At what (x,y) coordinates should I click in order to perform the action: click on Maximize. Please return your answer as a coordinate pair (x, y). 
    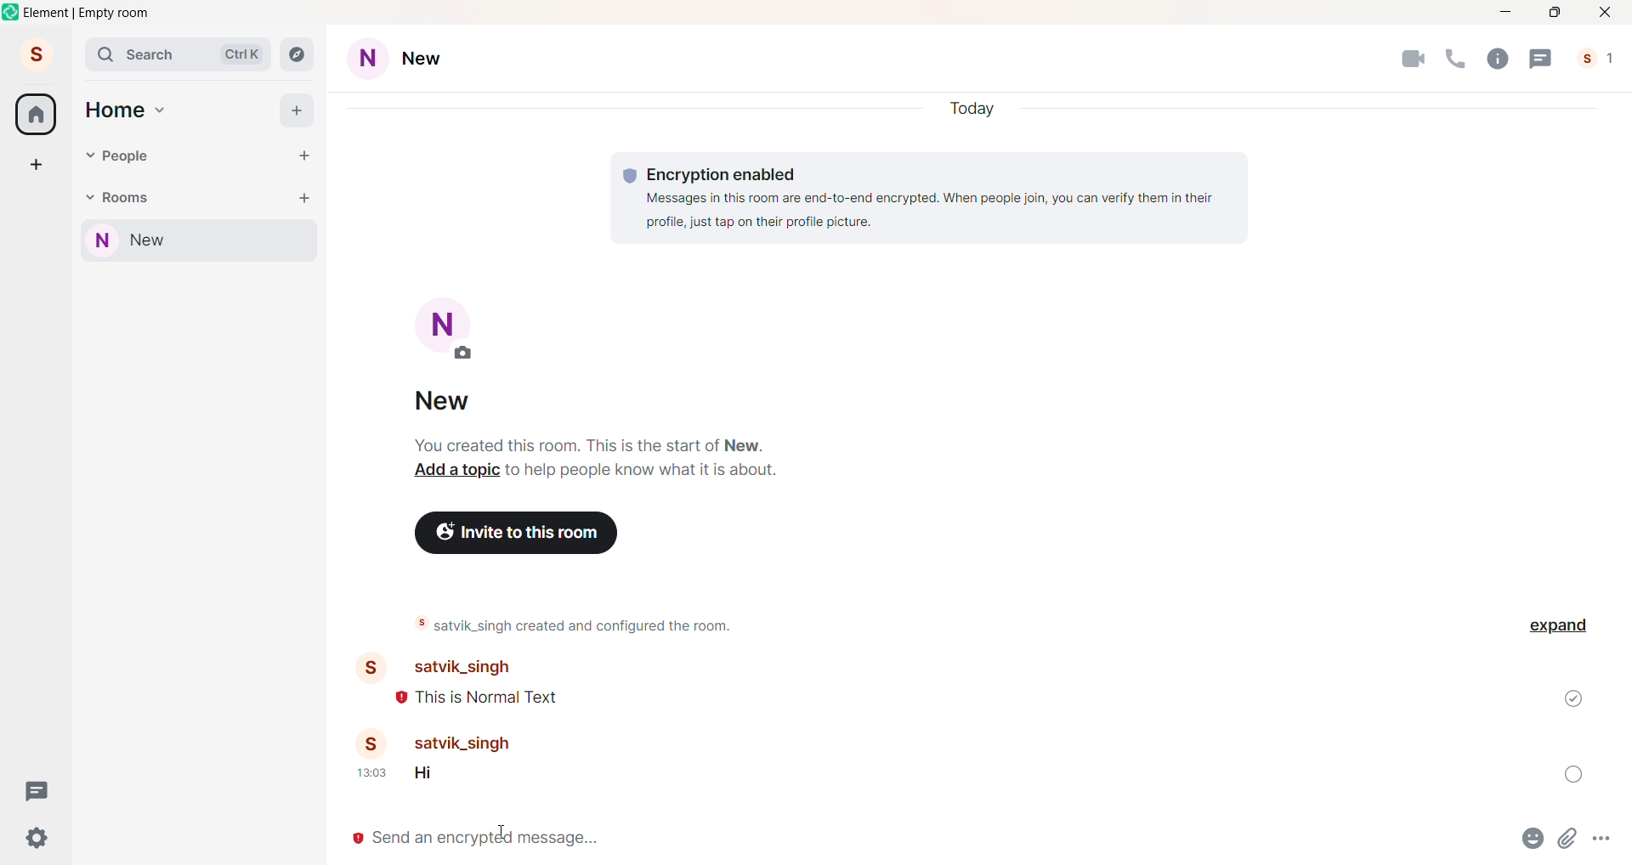
    Looking at the image, I should click on (1555, 13).